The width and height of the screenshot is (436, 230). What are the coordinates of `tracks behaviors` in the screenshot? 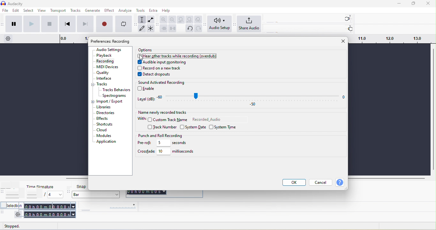 It's located at (114, 90).